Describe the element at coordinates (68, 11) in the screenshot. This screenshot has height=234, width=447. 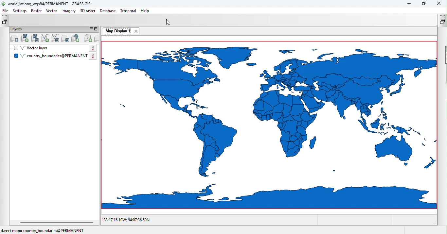
I see `Imagery` at that location.